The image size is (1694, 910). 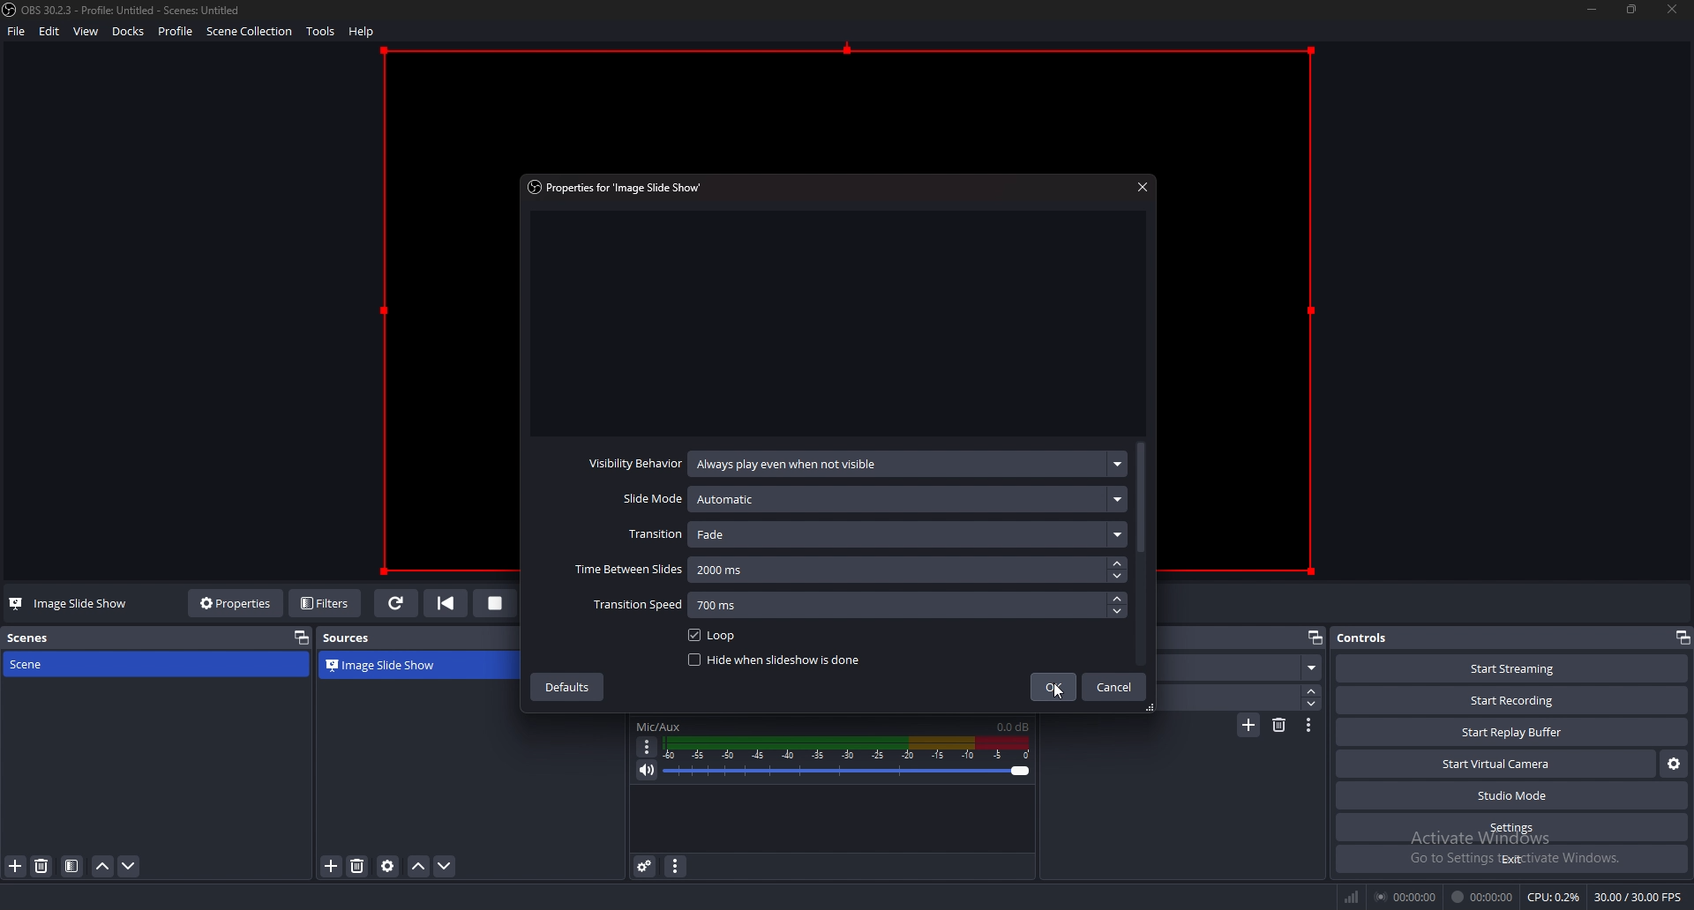 I want to click on add scene, so click(x=17, y=867).